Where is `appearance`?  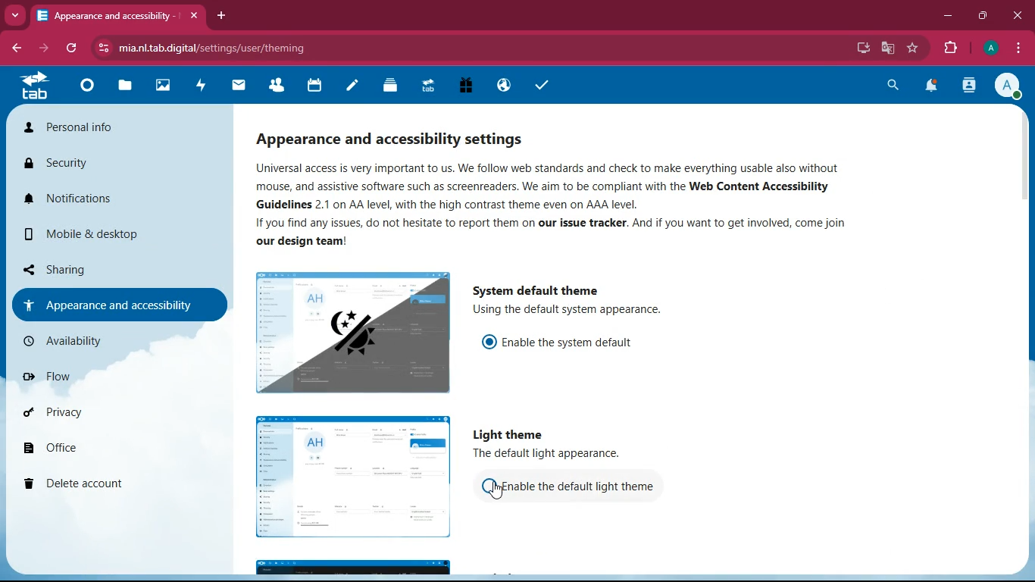 appearance is located at coordinates (123, 303).